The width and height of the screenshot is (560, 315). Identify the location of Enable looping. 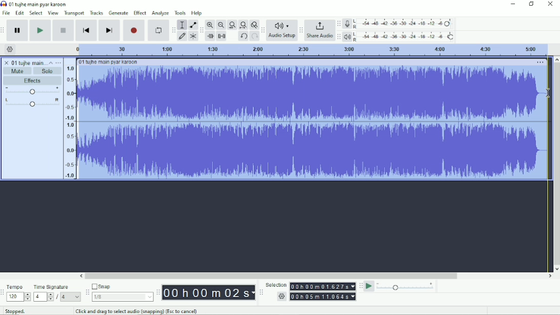
(158, 30).